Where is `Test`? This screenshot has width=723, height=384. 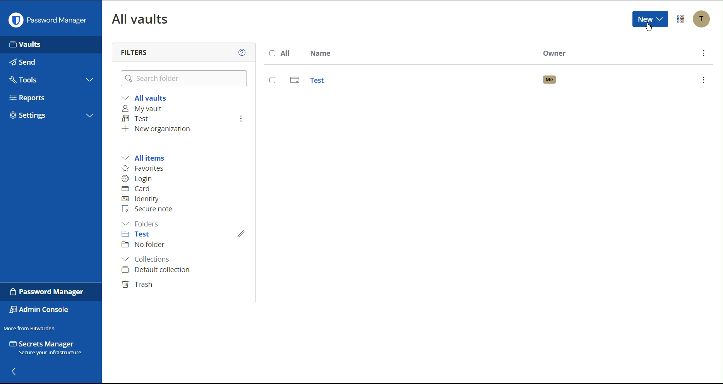
Test is located at coordinates (489, 79).